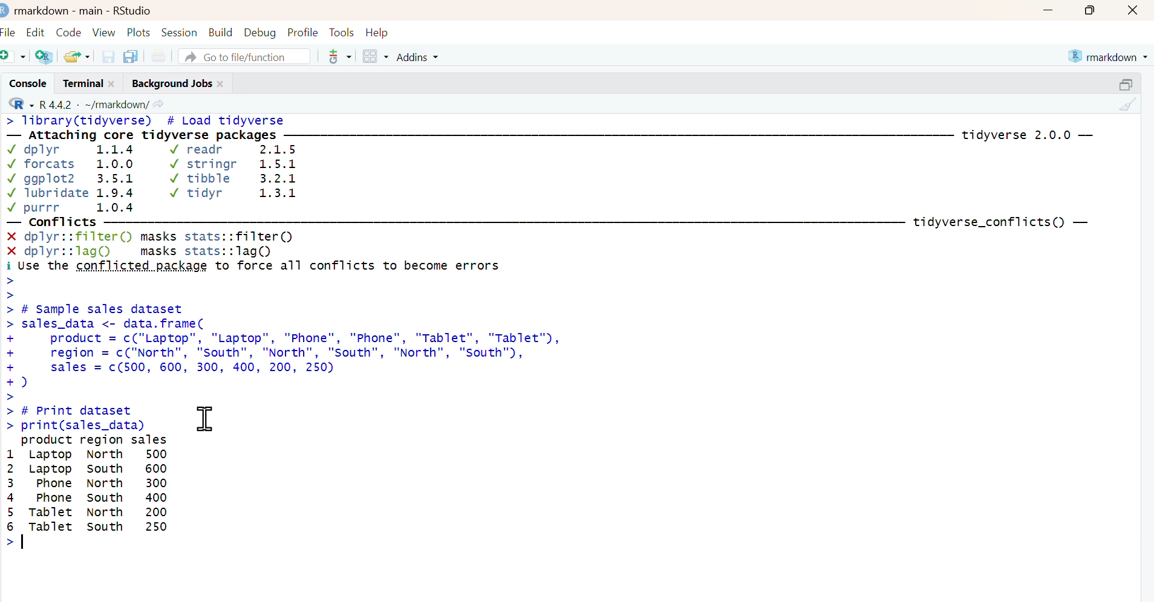  Describe the element at coordinates (15, 56) in the screenshot. I see `new file` at that location.